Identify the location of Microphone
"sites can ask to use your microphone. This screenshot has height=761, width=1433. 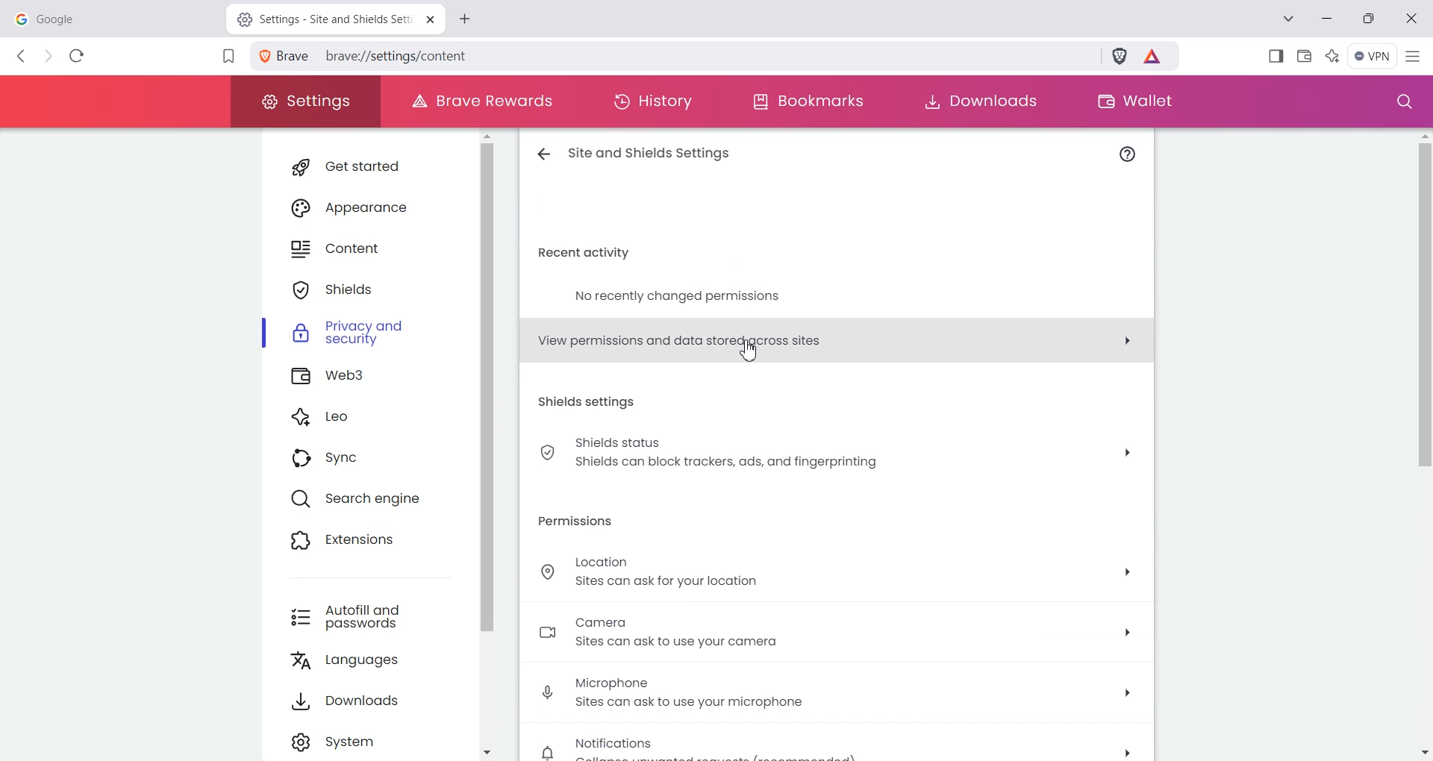
(839, 690).